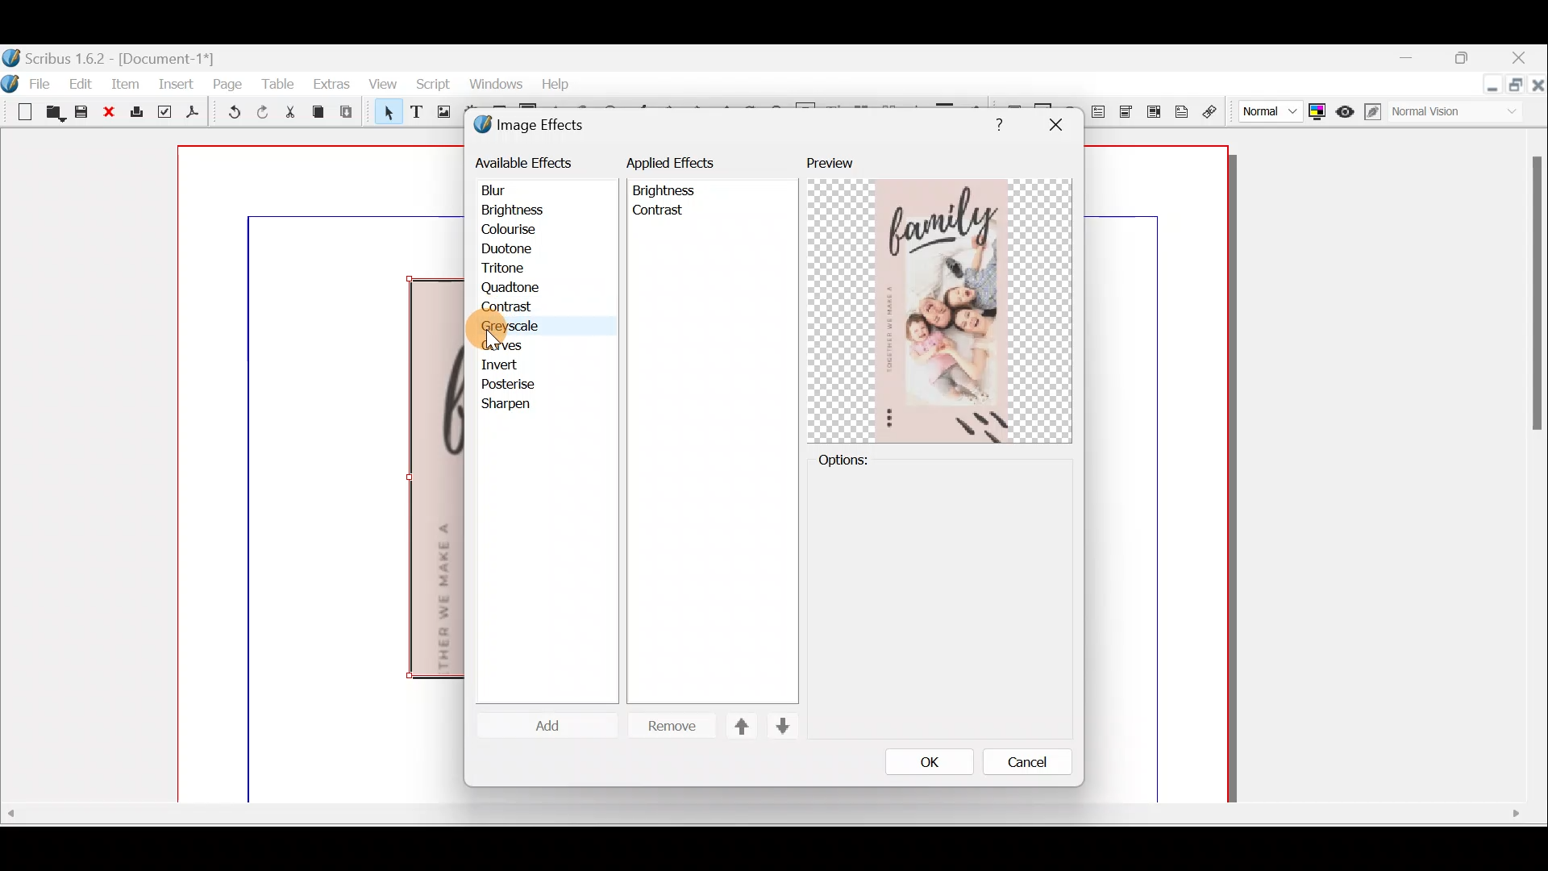 The width and height of the screenshot is (1548, 871). I want to click on Toggle colour management system, so click(1317, 113).